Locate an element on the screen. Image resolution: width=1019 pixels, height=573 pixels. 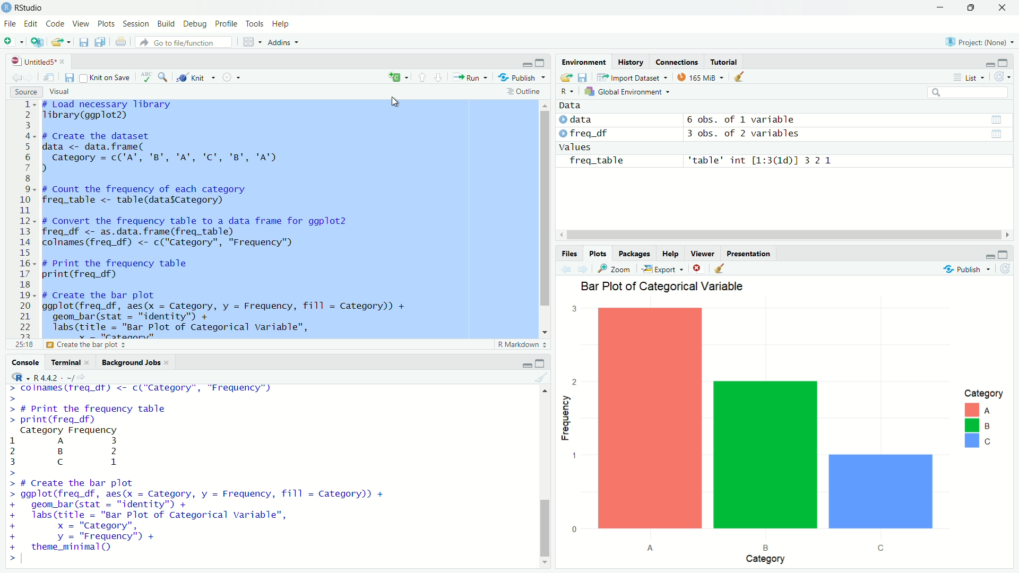
tools is located at coordinates (256, 24).